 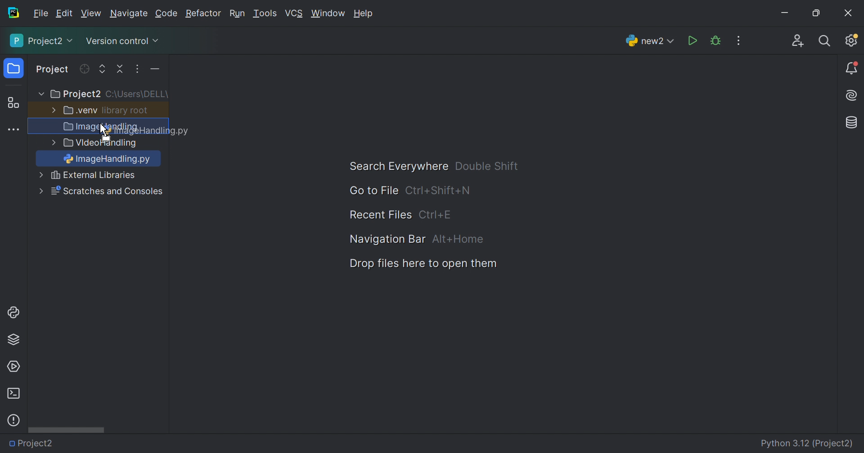 What do you see at coordinates (130, 15) in the screenshot?
I see `Navigate` at bounding box center [130, 15].